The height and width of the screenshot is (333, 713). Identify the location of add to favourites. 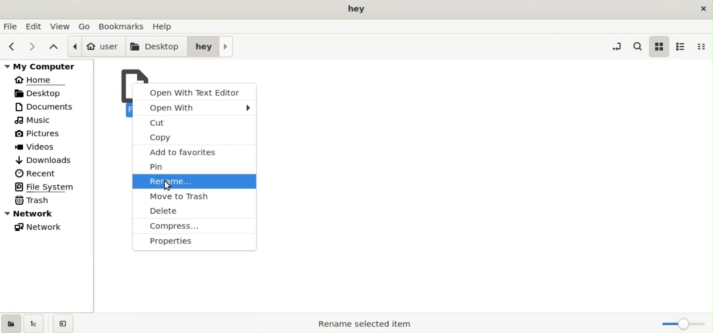
(195, 151).